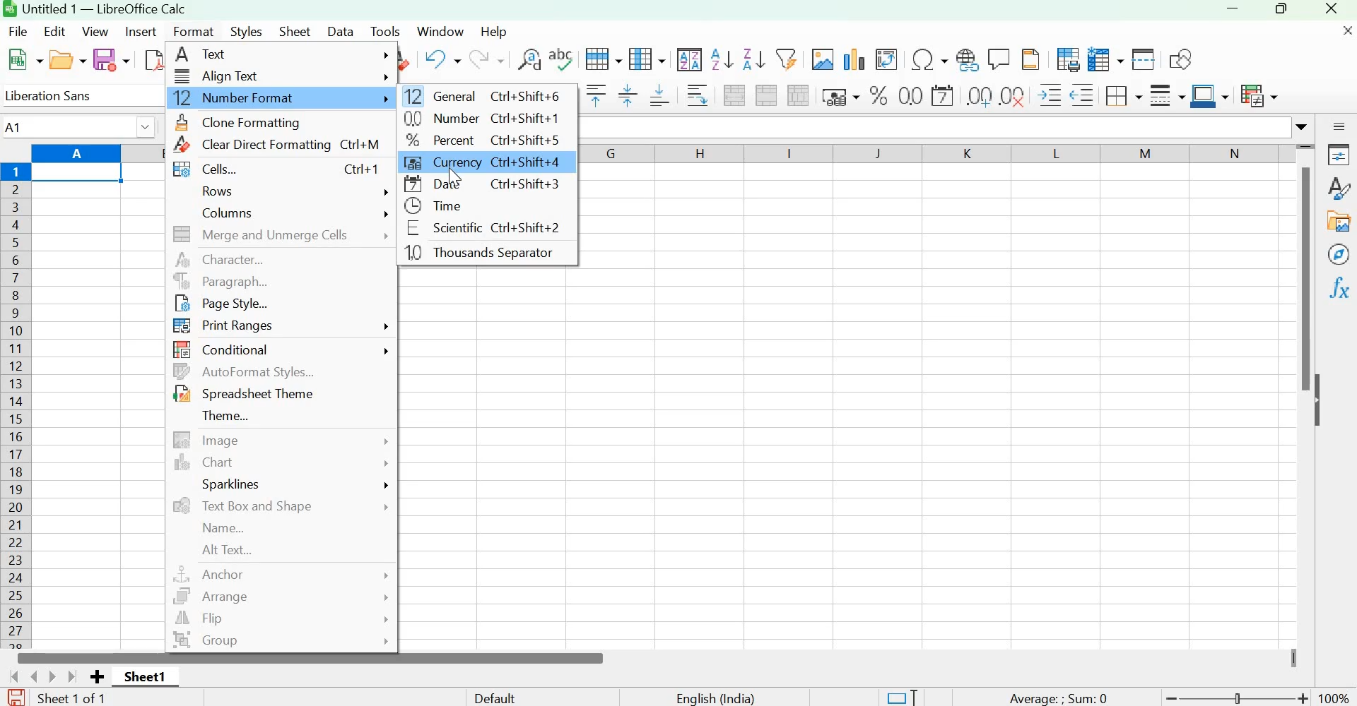 This screenshot has width=1357, height=706. Describe the element at coordinates (486, 253) in the screenshot. I see `Thousands Separator` at that location.